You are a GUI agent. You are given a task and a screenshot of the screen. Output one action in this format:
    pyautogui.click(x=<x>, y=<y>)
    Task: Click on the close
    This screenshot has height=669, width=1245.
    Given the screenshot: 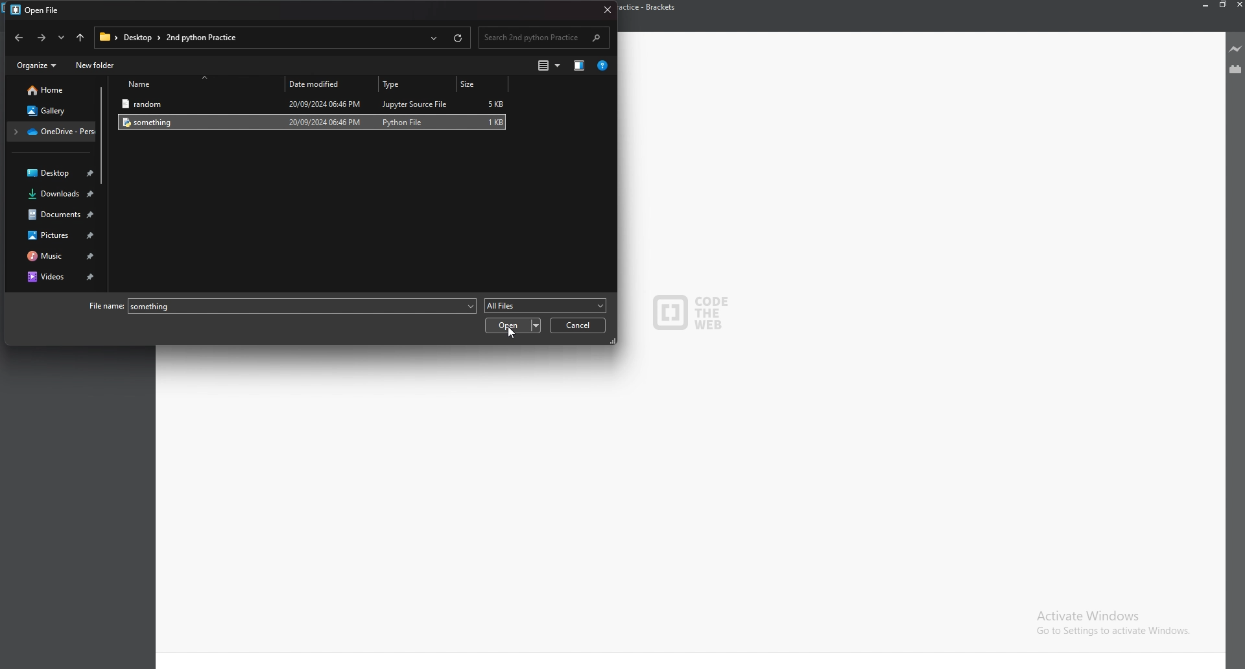 What is the action you would take?
    pyautogui.click(x=605, y=9)
    